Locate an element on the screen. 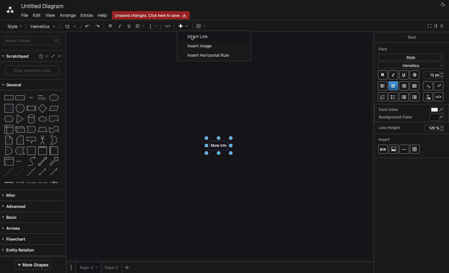  Center aligned is located at coordinates (394, 86).